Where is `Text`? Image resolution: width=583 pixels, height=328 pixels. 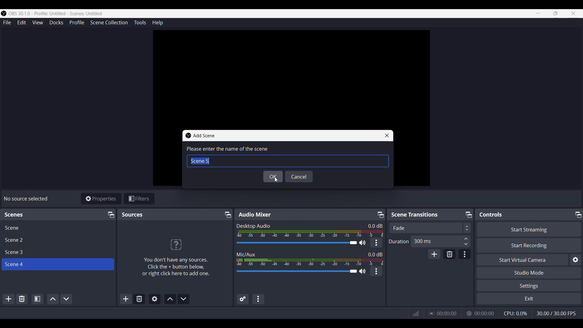 Text is located at coordinates (375, 225).